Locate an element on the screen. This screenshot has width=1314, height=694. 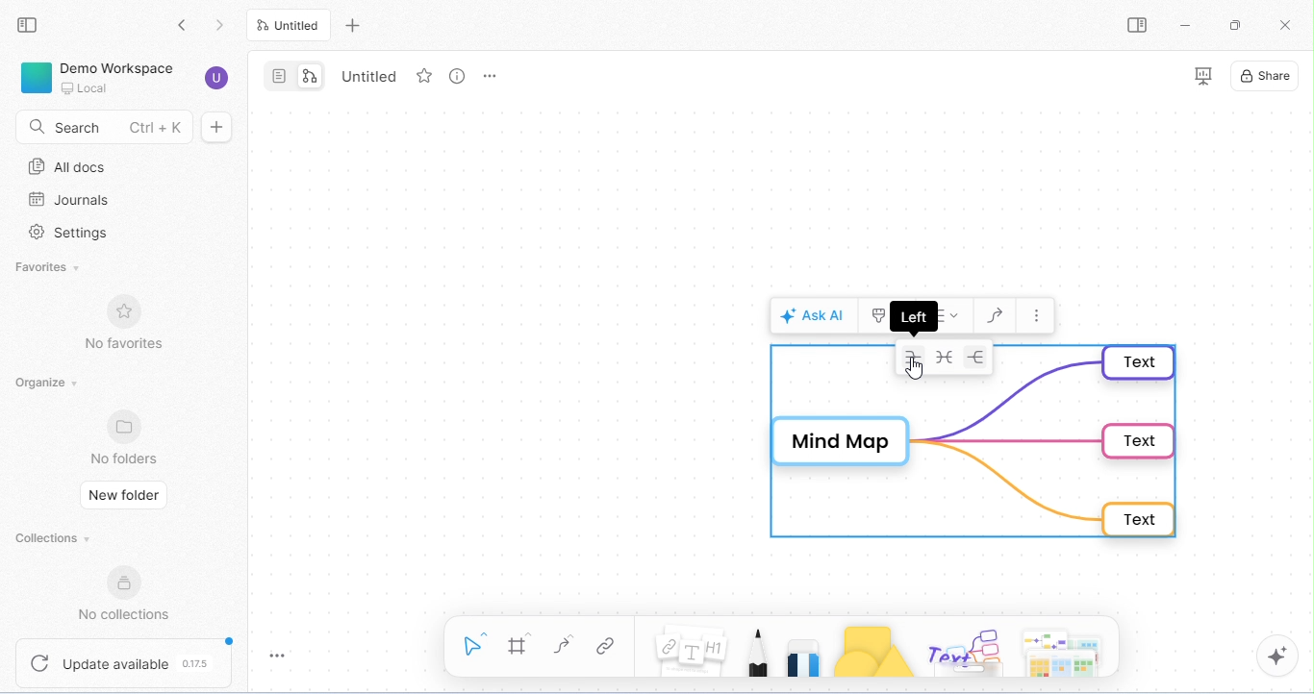
journals is located at coordinates (70, 200).